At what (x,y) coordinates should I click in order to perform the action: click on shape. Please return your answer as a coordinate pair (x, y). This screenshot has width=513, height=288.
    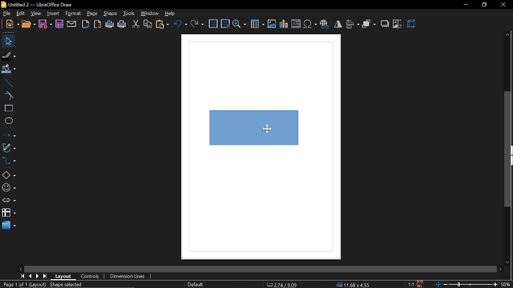
    Looking at the image, I should click on (111, 13).